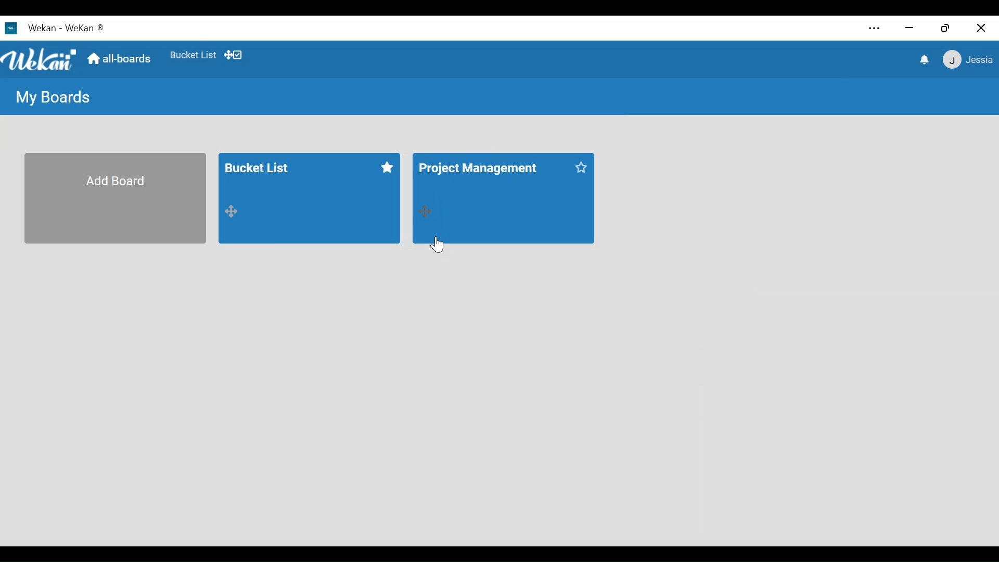 Image resolution: width=999 pixels, height=562 pixels. Describe the element at coordinates (52, 97) in the screenshot. I see `My Boards` at that location.